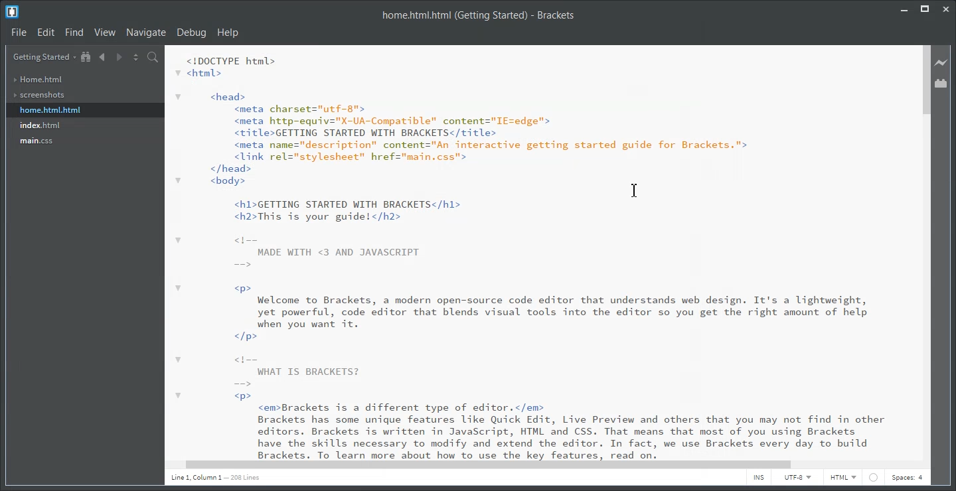 This screenshot has height=491, width=956. I want to click on Navigate Forward, so click(118, 56).